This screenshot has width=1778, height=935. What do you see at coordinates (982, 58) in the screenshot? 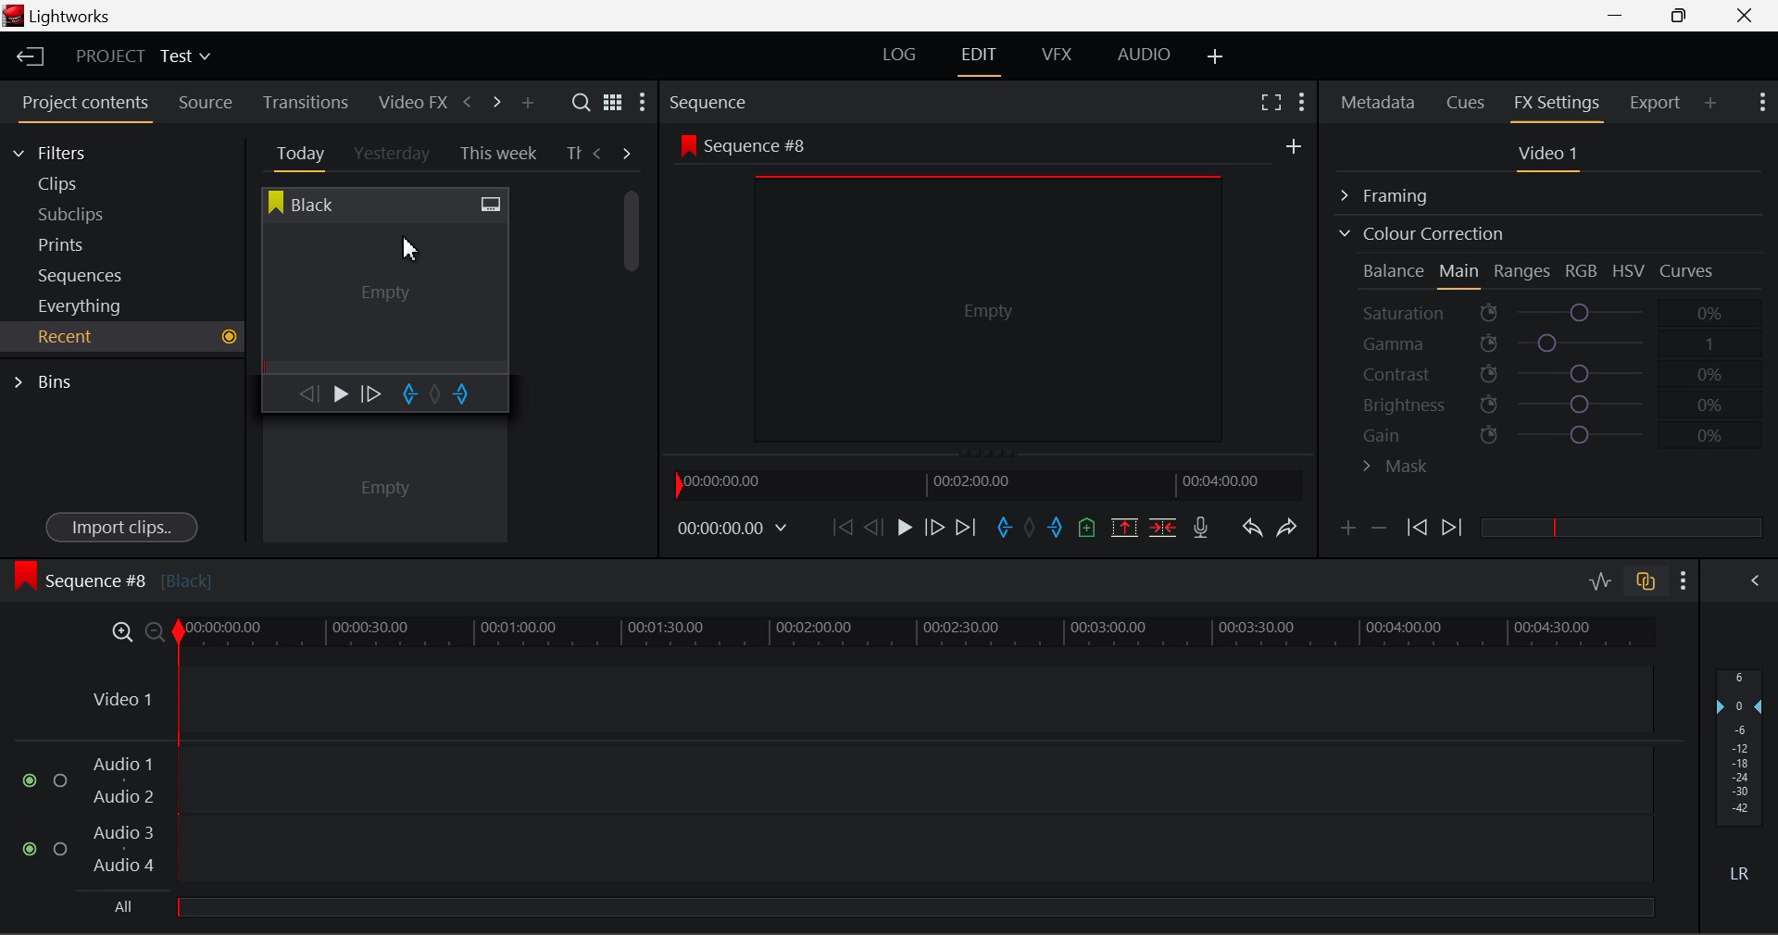
I see `EDIT Layout` at bounding box center [982, 58].